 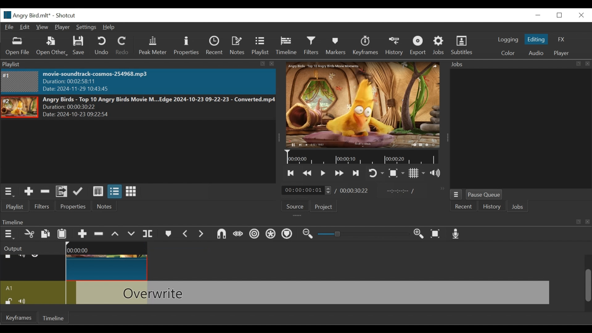 I want to click on Player, so click(x=61, y=27).